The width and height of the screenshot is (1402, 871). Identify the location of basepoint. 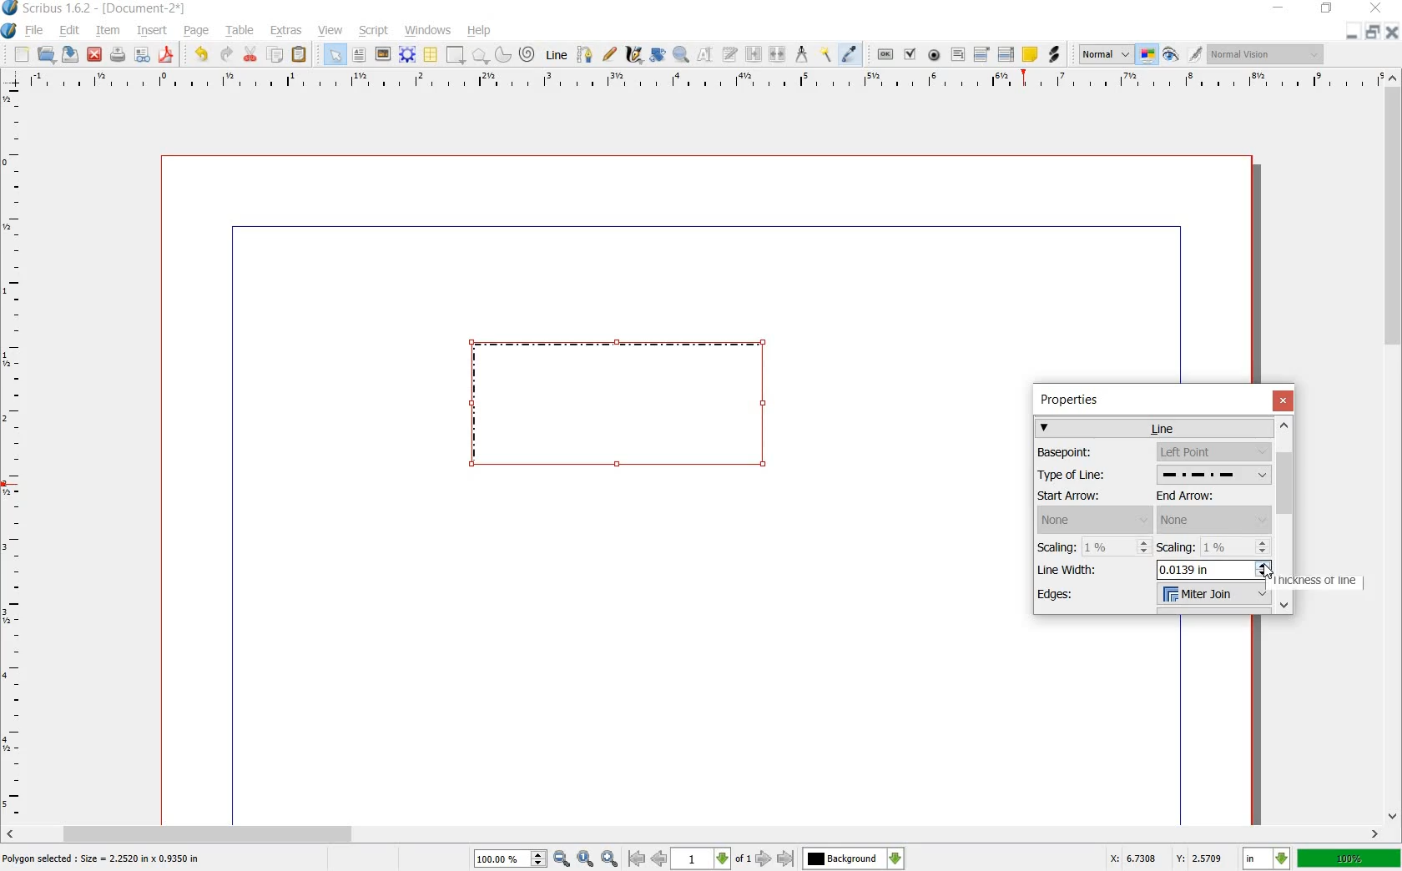
(1213, 452).